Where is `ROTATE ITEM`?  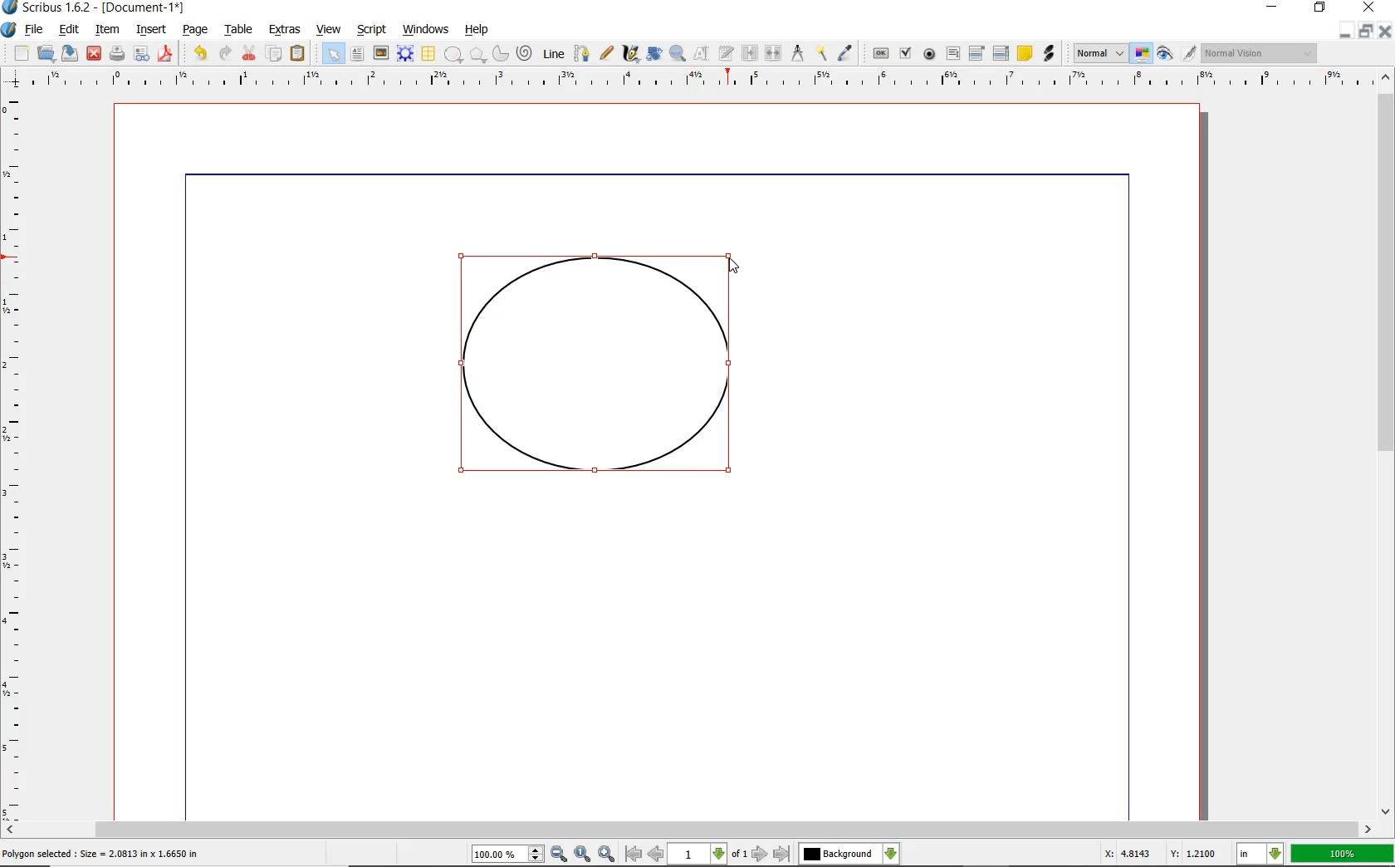
ROTATE ITEM is located at coordinates (653, 52).